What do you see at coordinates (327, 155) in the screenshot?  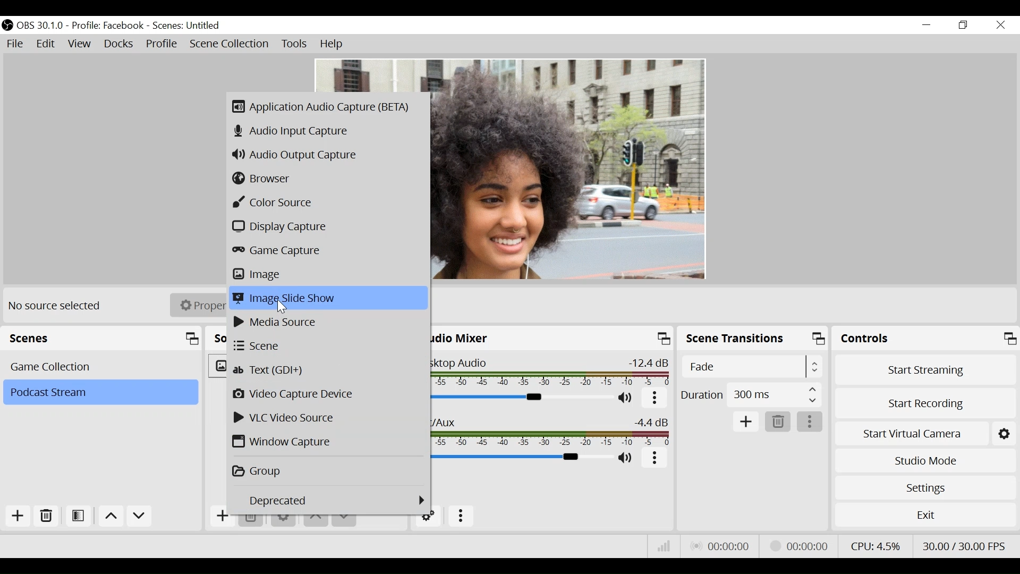 I see `Audio Output Capture` at bounding box center [327, 155].